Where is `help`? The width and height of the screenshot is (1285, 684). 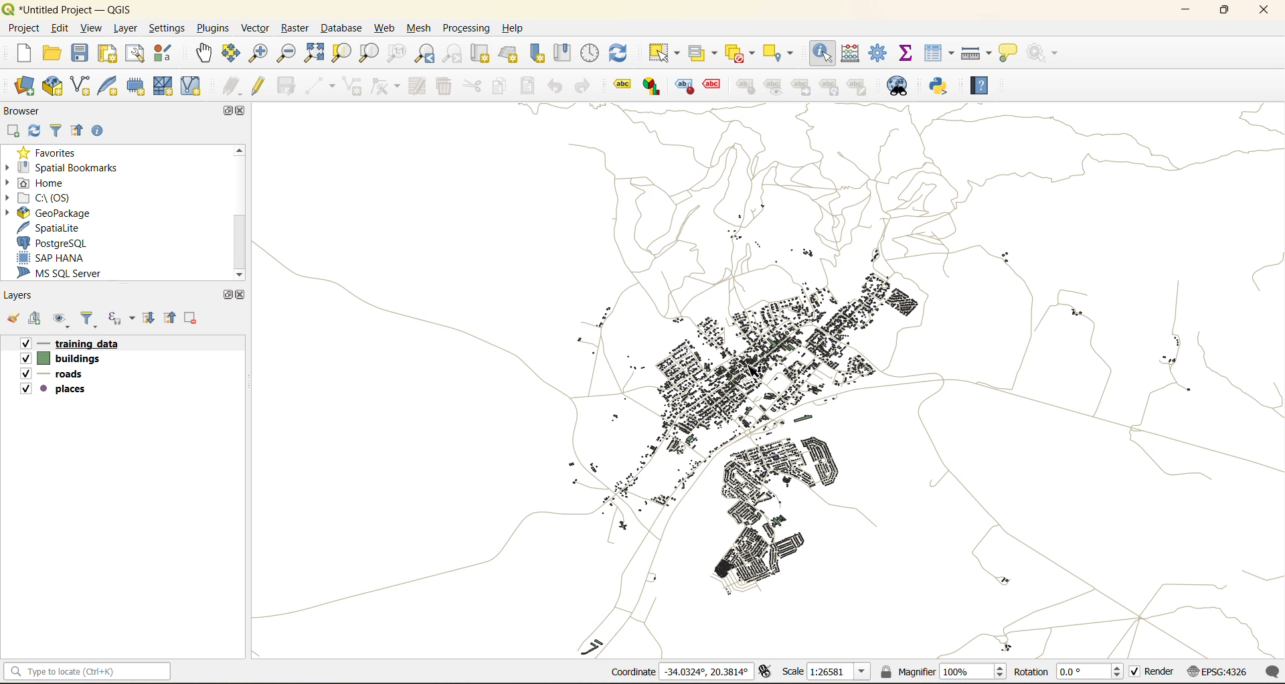
help is located at coordinates (979, 88).